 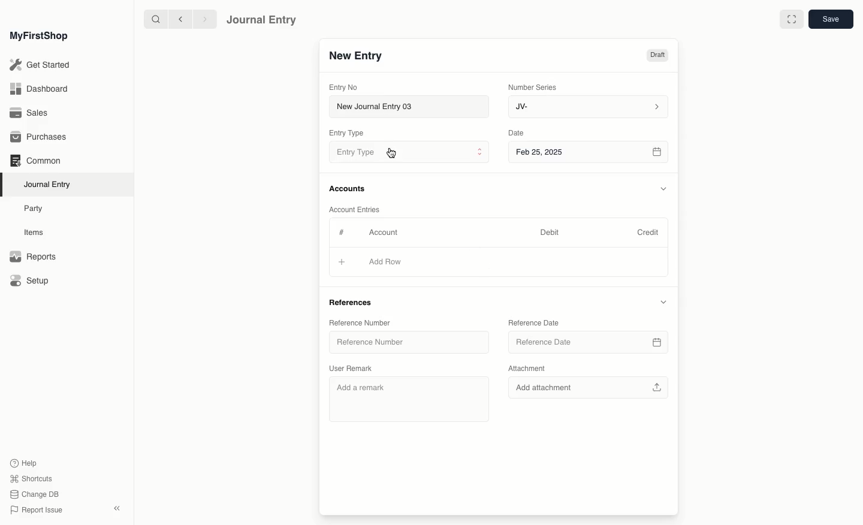 What do you see at coordinates (38, 37) in the screenshot?
I see `MyFirstShop` at bounding box center [38, 37].